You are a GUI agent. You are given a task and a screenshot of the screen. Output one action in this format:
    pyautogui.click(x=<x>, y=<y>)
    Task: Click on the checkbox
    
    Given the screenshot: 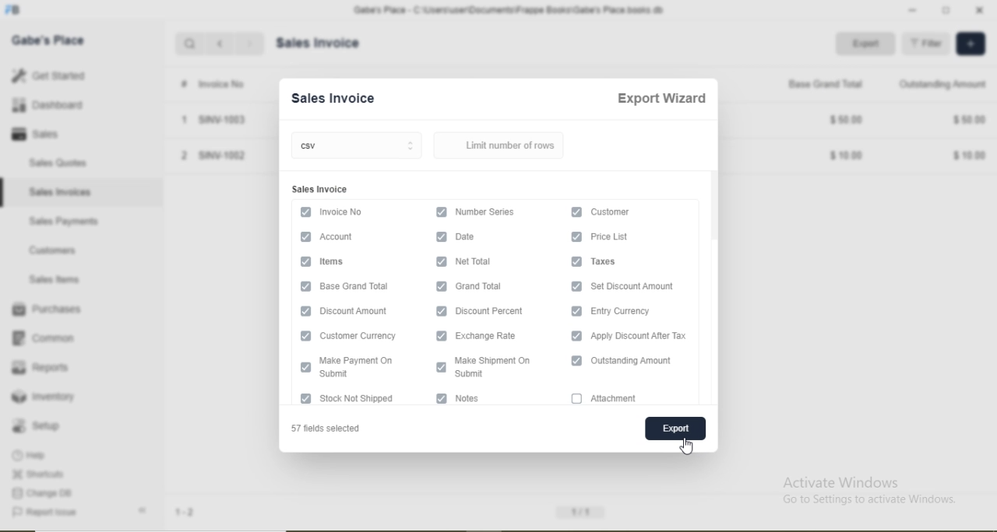 What is the action you would take?
    pyautogui.click(x=304, y=399)
    